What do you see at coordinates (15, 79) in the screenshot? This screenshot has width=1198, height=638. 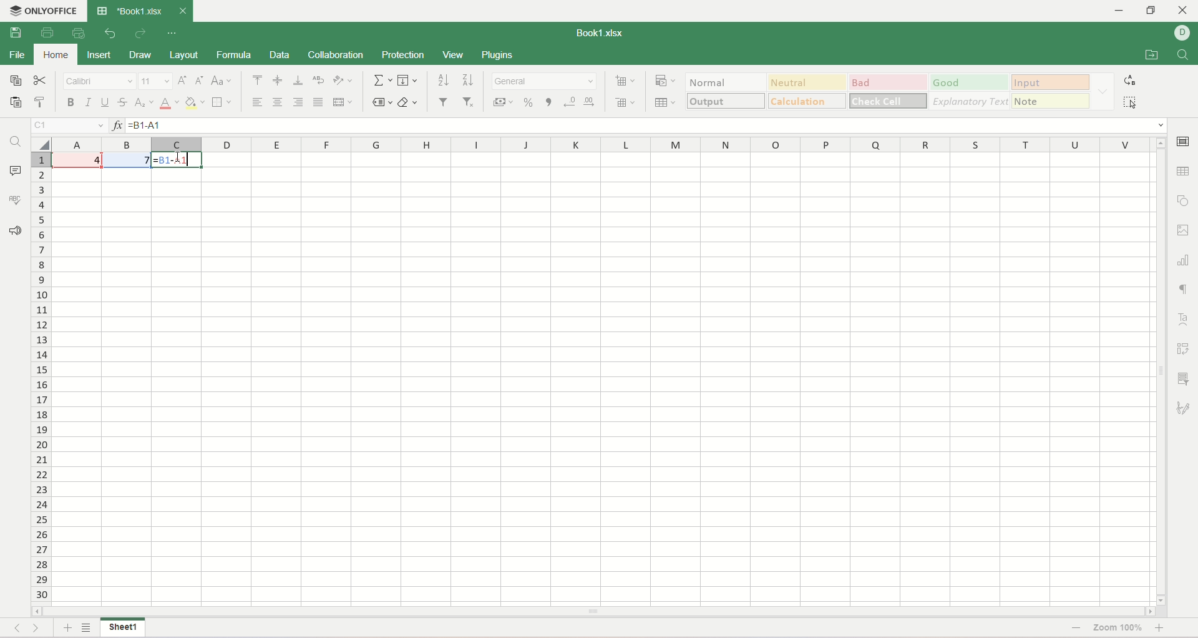 I see `copy` at bounding box center [15, 79].